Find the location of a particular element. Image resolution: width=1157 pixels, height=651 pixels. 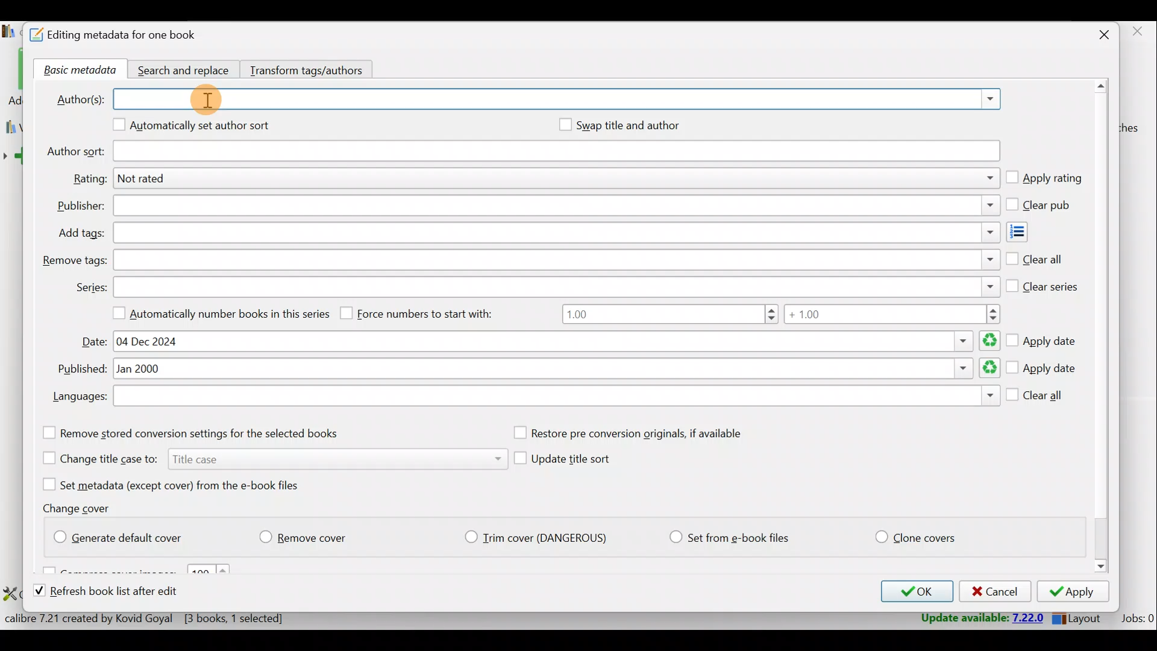

Apply date is located at coordinates (1044, 337).